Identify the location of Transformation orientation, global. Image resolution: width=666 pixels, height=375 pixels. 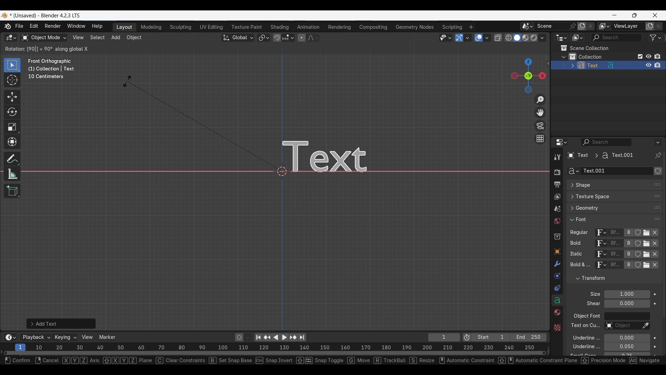
(238, 38).